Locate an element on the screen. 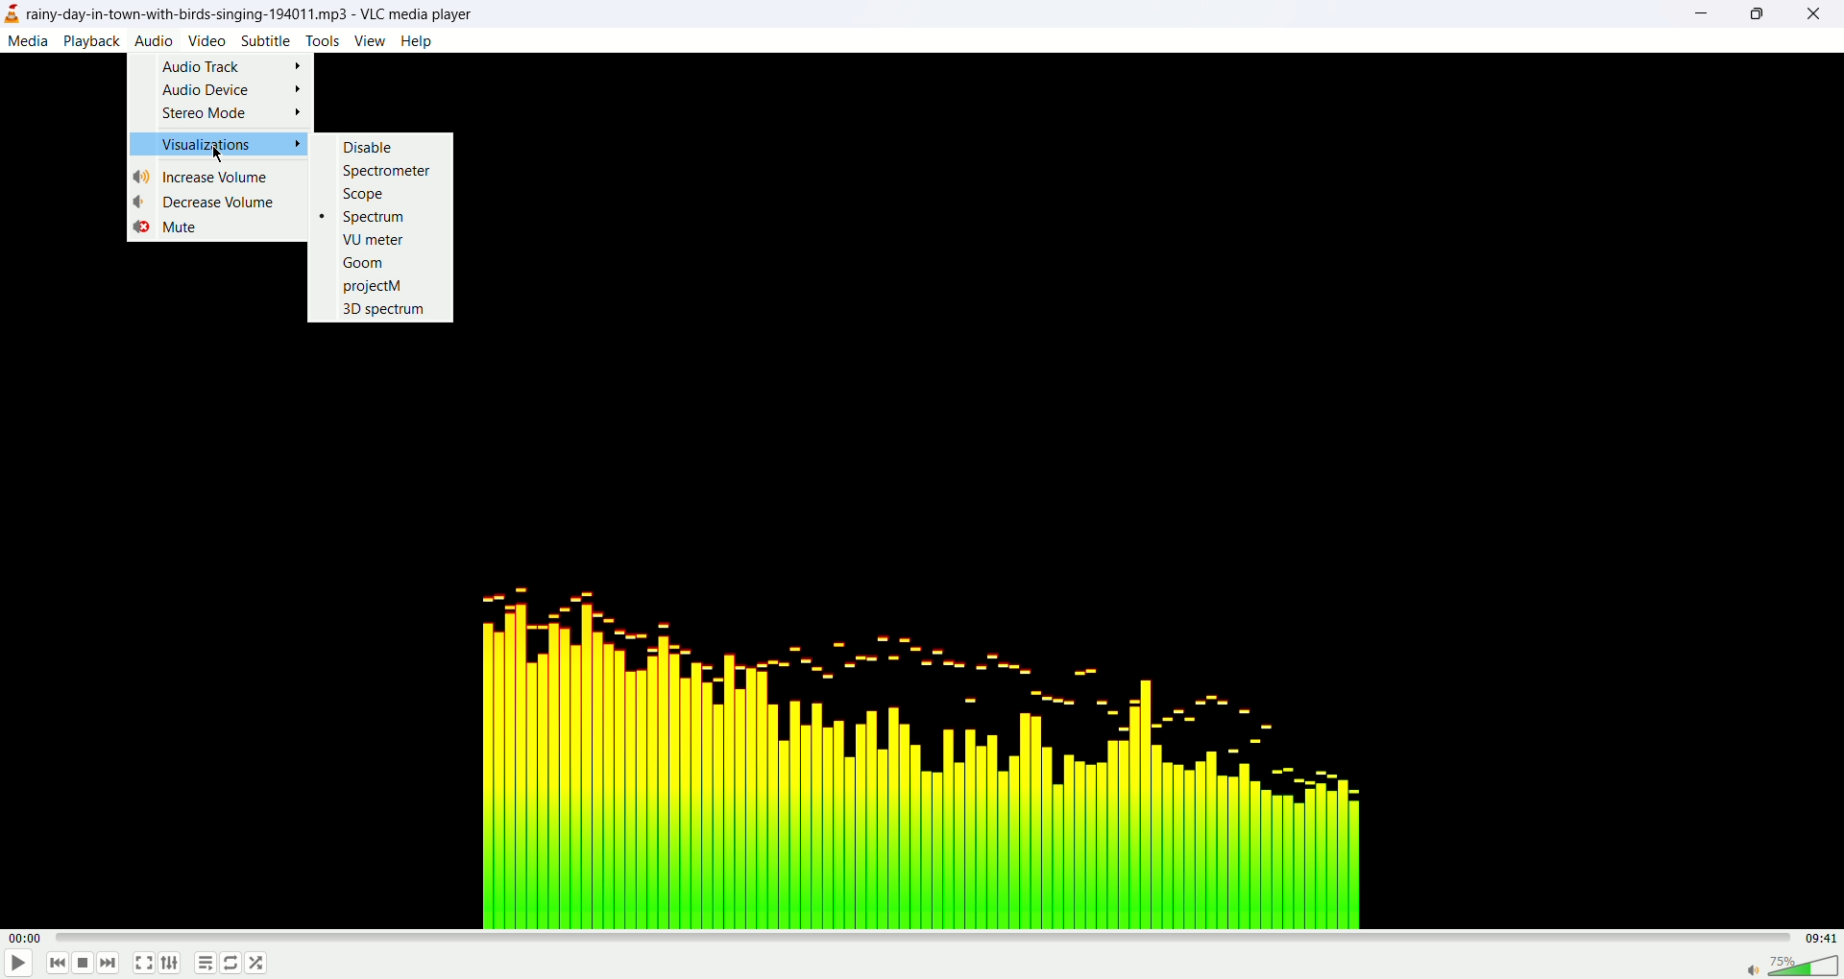 The height and width of the screenshot is (979, 1844). audio tunes is located at coordinates (912, 750).